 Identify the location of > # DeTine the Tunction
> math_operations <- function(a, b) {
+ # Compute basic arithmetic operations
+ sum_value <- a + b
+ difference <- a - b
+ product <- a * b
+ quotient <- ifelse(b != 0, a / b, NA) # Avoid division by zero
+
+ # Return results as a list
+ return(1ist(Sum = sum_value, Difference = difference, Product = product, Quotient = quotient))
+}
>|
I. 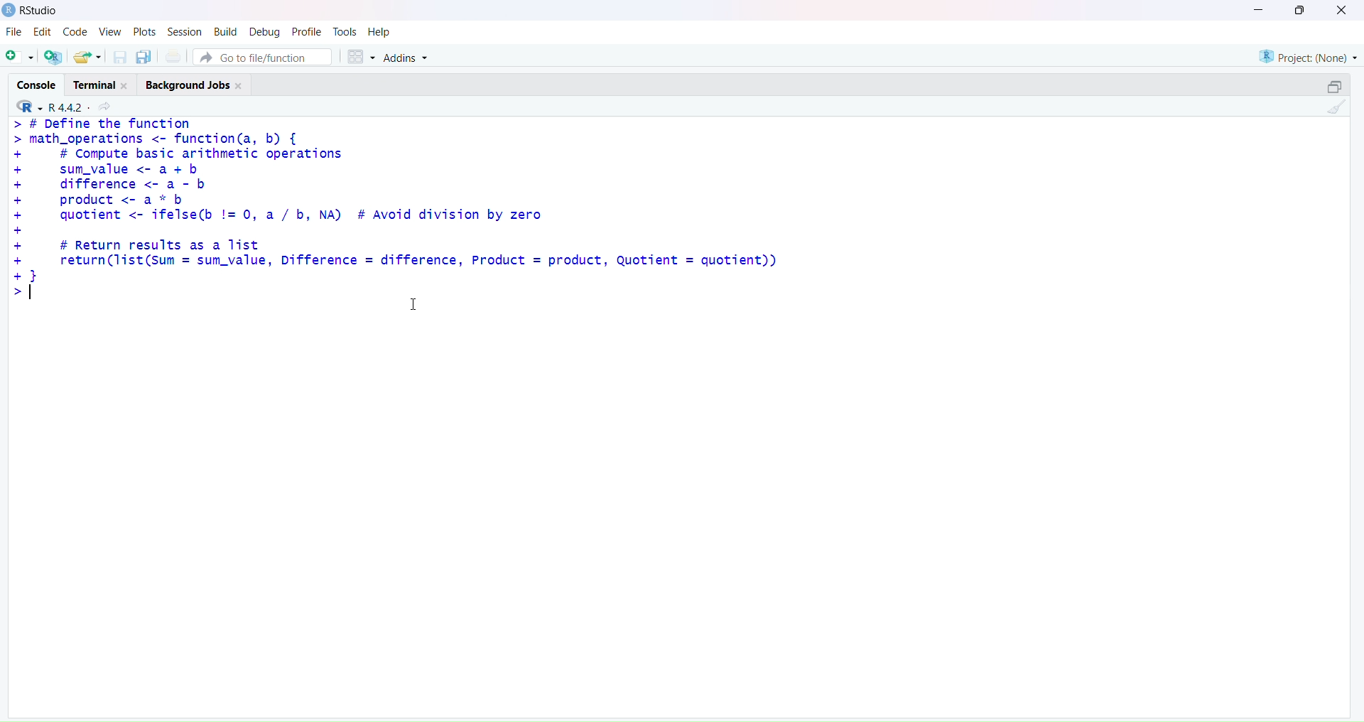
(403, 220).